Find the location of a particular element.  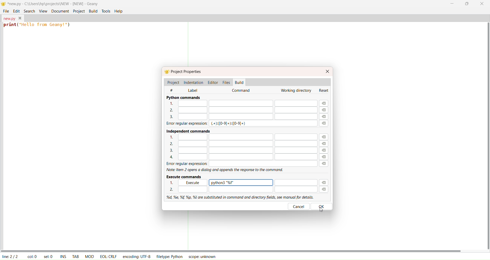

2. is located at coordinates (239, 144).